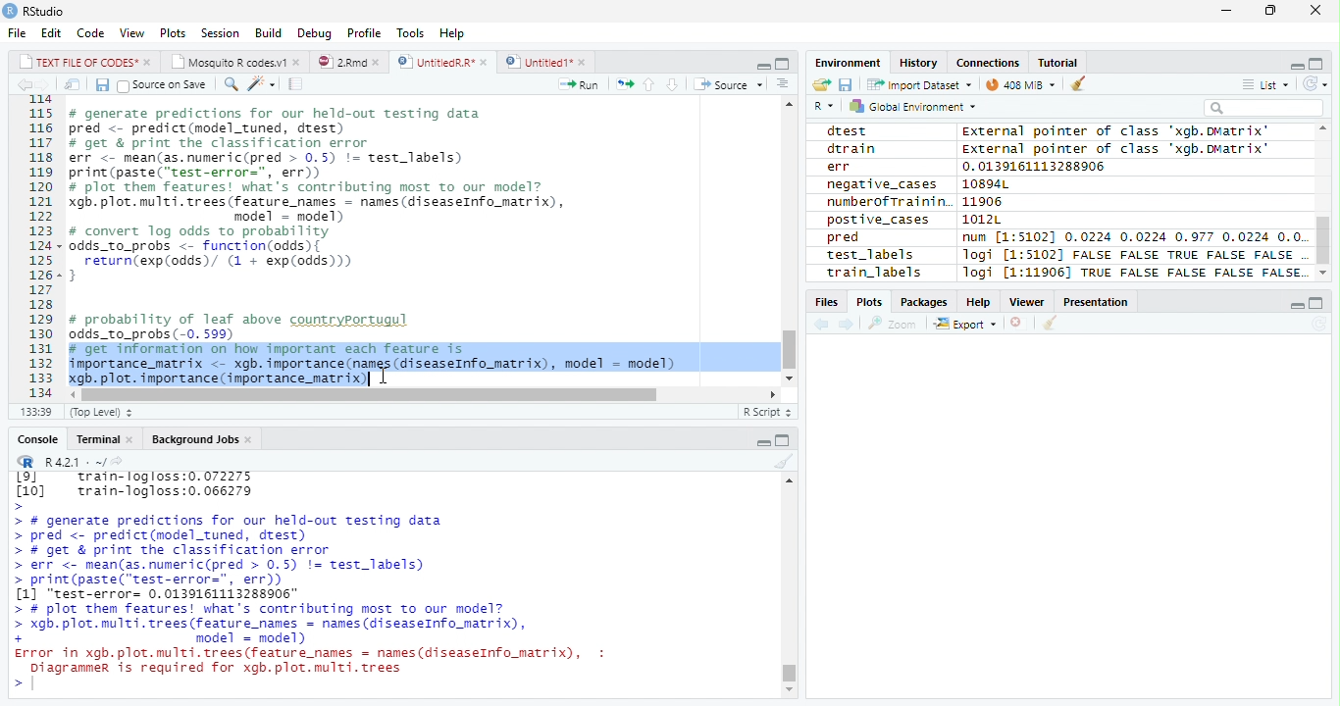 The width and height of the screenshot is (1340, 706). I want to click on Background Jobs, so click(202, 438).